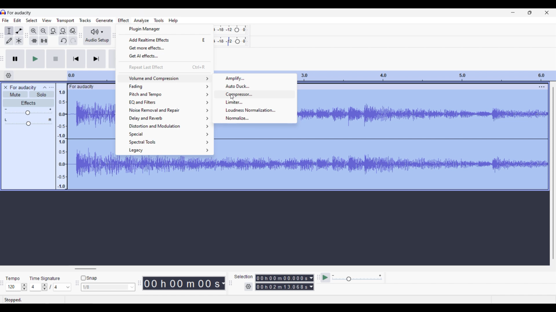 The height and width of the screenshot is (312, 556). Describe the element at coordinates (255, 110) in the screenshot. I see `Loudness normalization` at that location.